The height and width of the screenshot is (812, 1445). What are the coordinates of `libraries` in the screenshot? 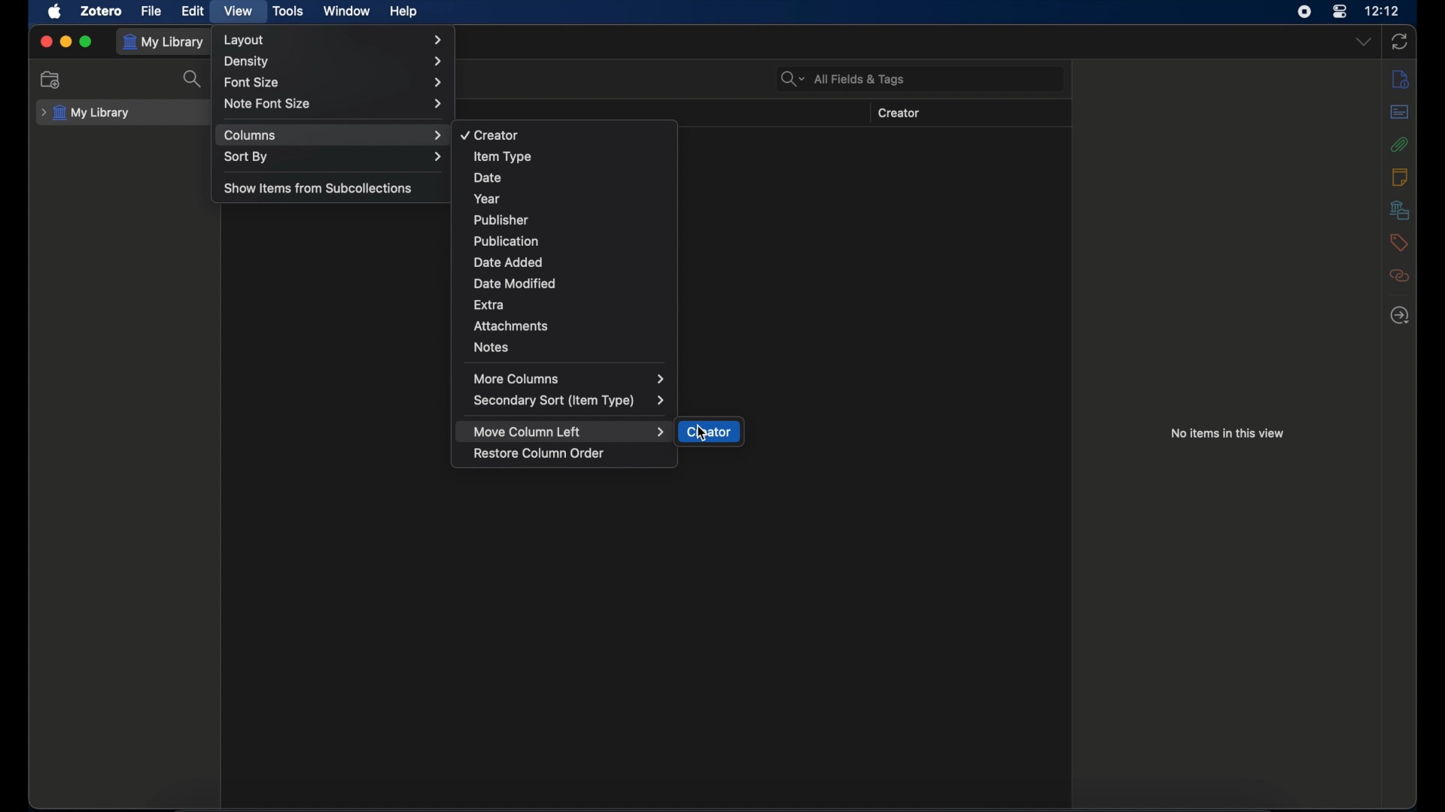 It's located at (1401, 210).